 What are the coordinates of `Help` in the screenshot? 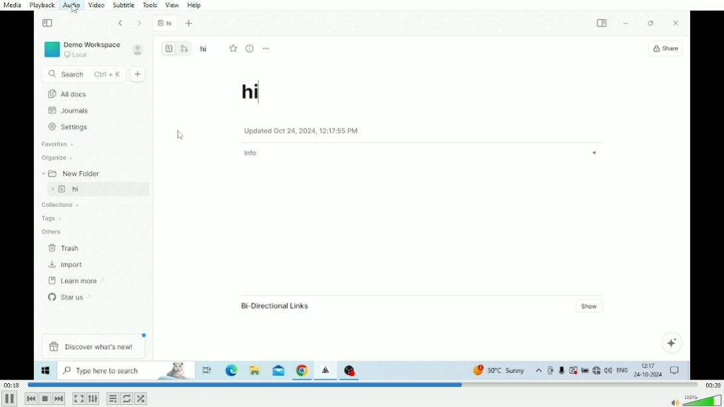 It's located at (196, 5).